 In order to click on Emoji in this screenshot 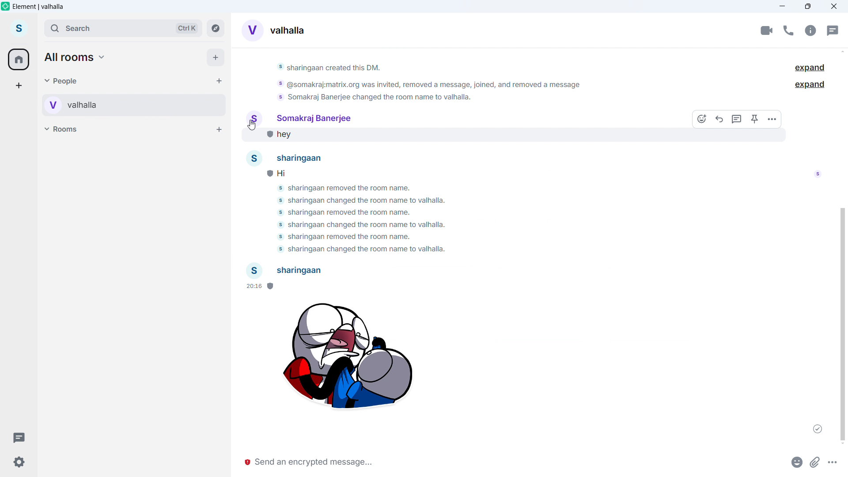, I will do `click(795, 462)`.